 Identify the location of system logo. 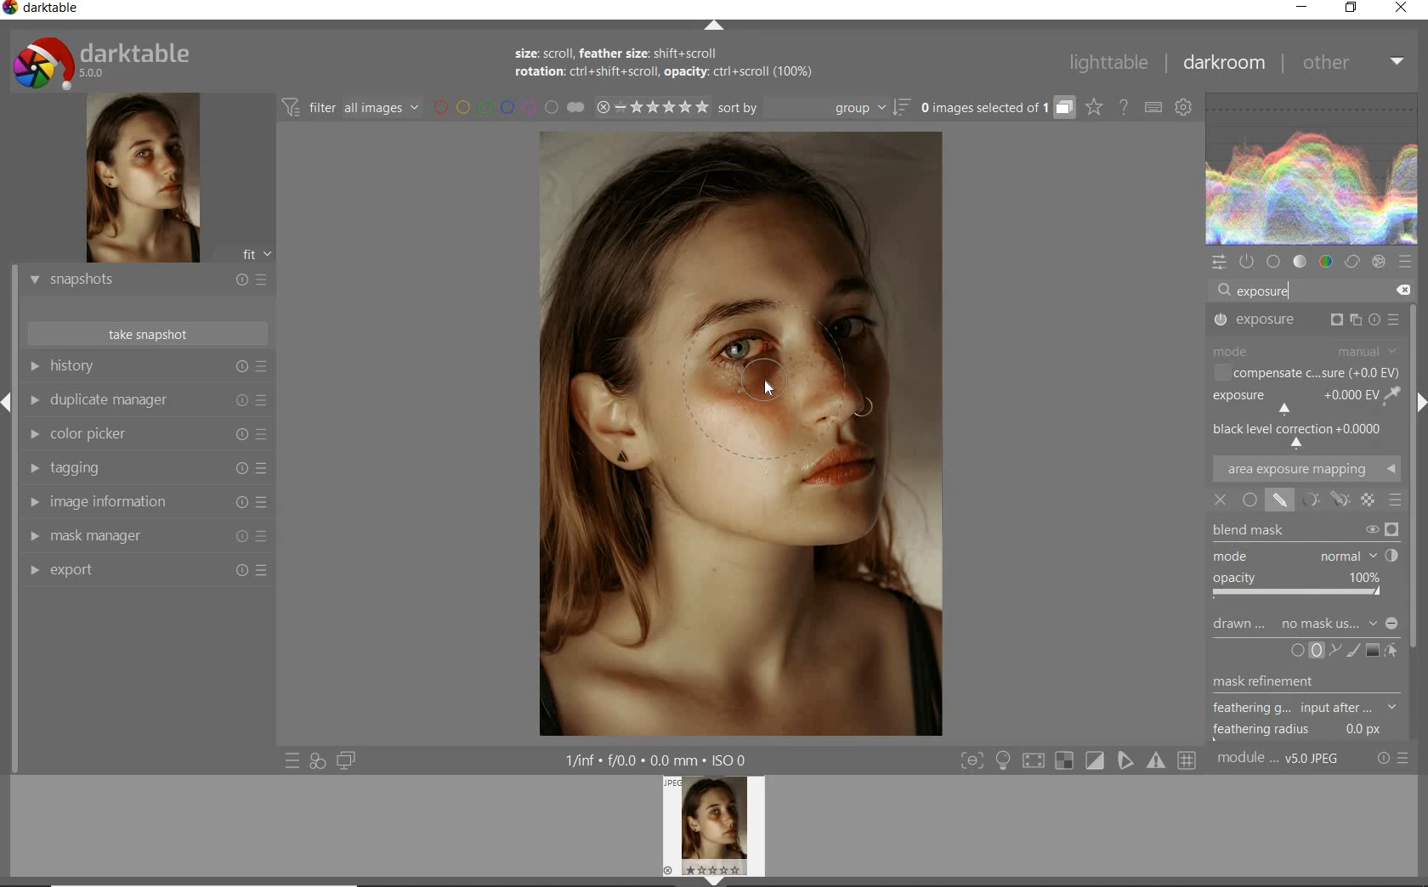
(110, 60).